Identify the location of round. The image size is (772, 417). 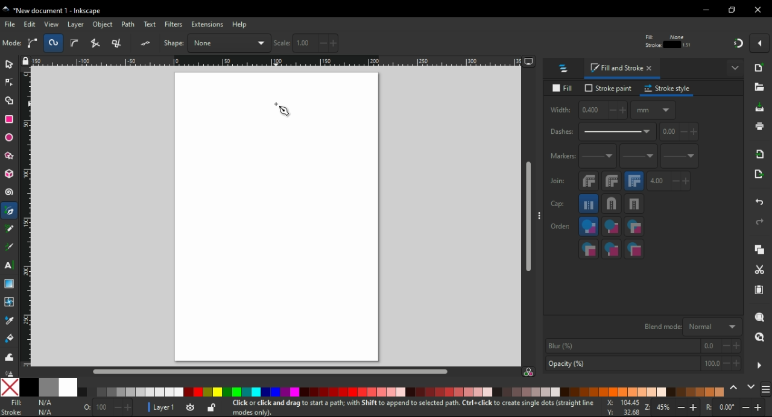
(612, 181).